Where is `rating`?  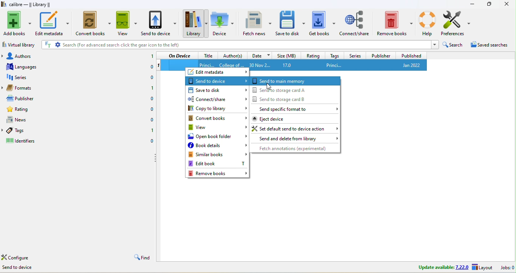 rating is located at coordinates (23, 110).